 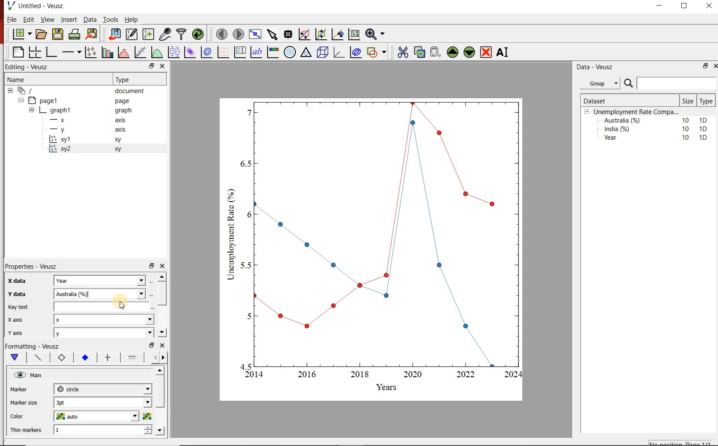 I want to click on Editing - Veusz, so click(x=28, y=66).